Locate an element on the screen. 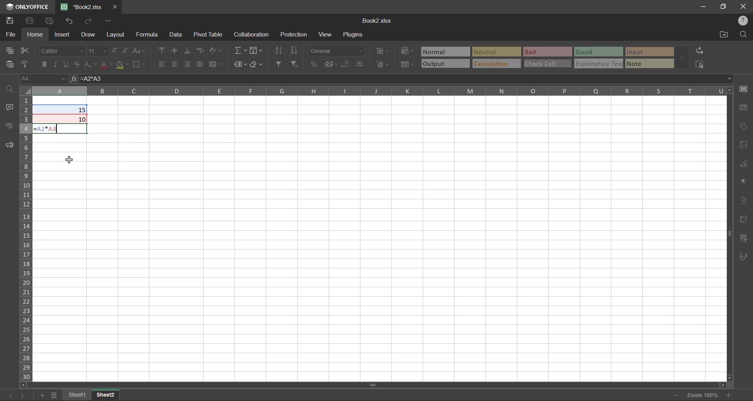 This screenshot has height=401, width=753. align center is located at coordinates (175, 64).